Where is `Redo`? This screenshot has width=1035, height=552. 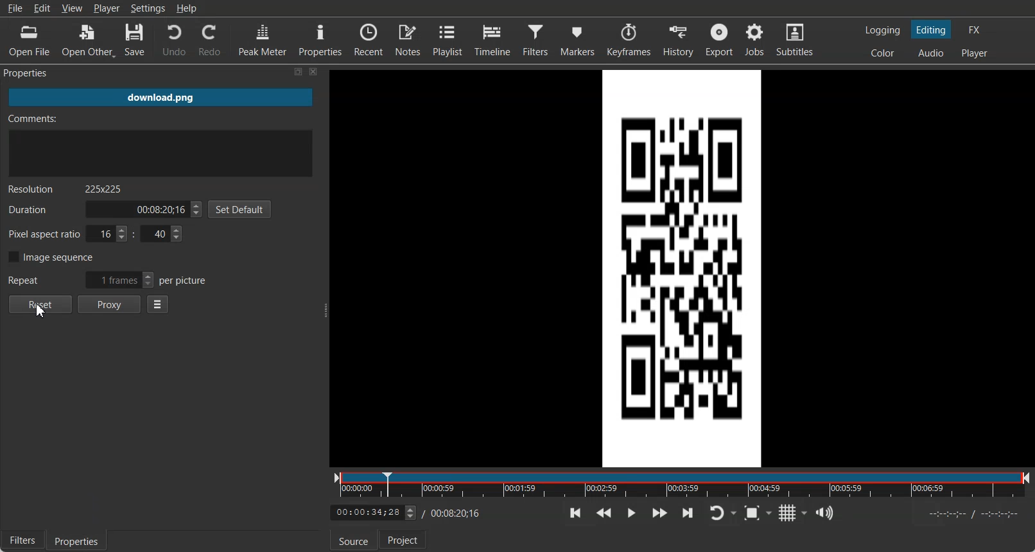 Redo is located at coordinates (210, 40).